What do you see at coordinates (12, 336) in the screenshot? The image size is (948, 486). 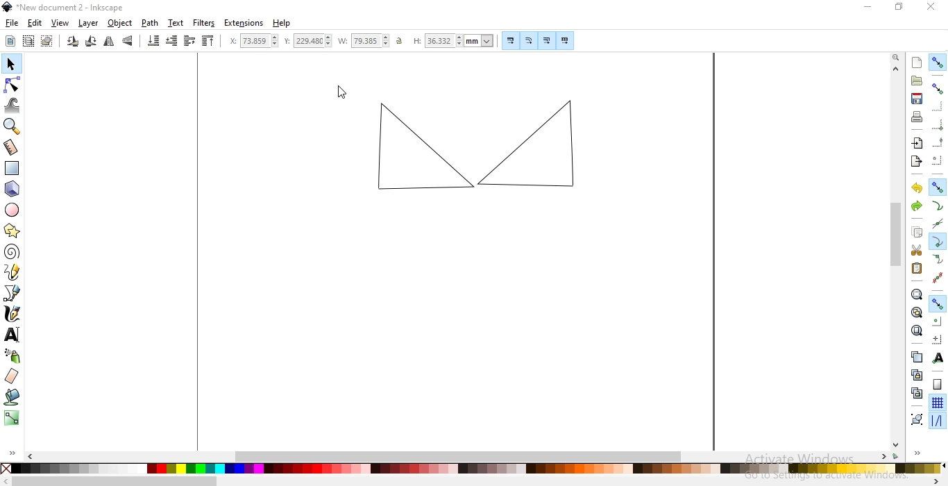 I see `create and edit text objects` at bounding box center [12, 336].